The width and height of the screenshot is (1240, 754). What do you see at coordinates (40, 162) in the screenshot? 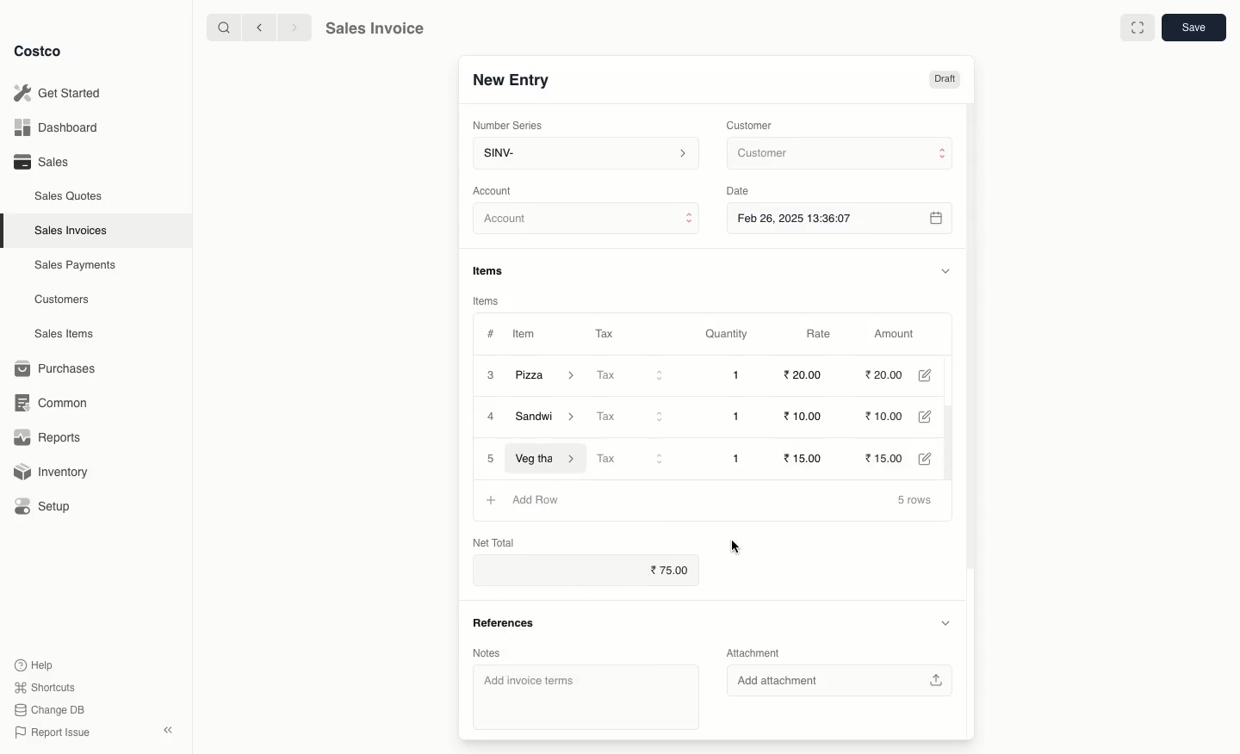
I see `Sales` at bounding box center [40, 162].